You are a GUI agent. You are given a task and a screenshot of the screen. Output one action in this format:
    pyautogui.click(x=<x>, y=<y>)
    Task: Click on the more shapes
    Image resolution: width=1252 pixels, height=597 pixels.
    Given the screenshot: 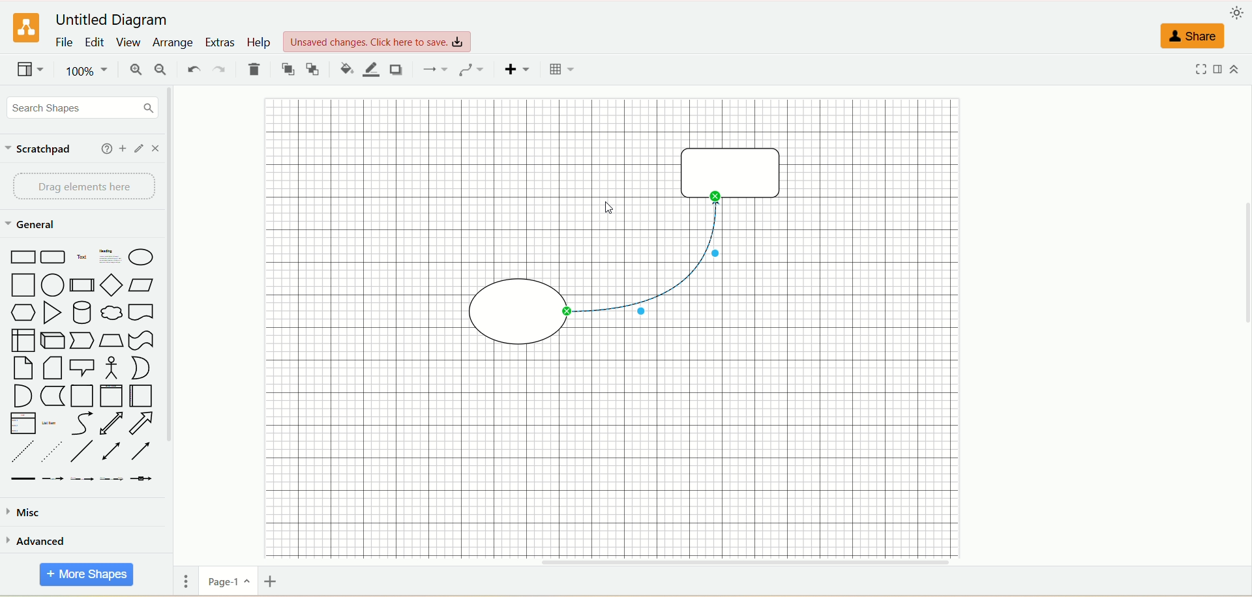 What is the action you would take?
    pyautogui.click(x=85, y=575)
    